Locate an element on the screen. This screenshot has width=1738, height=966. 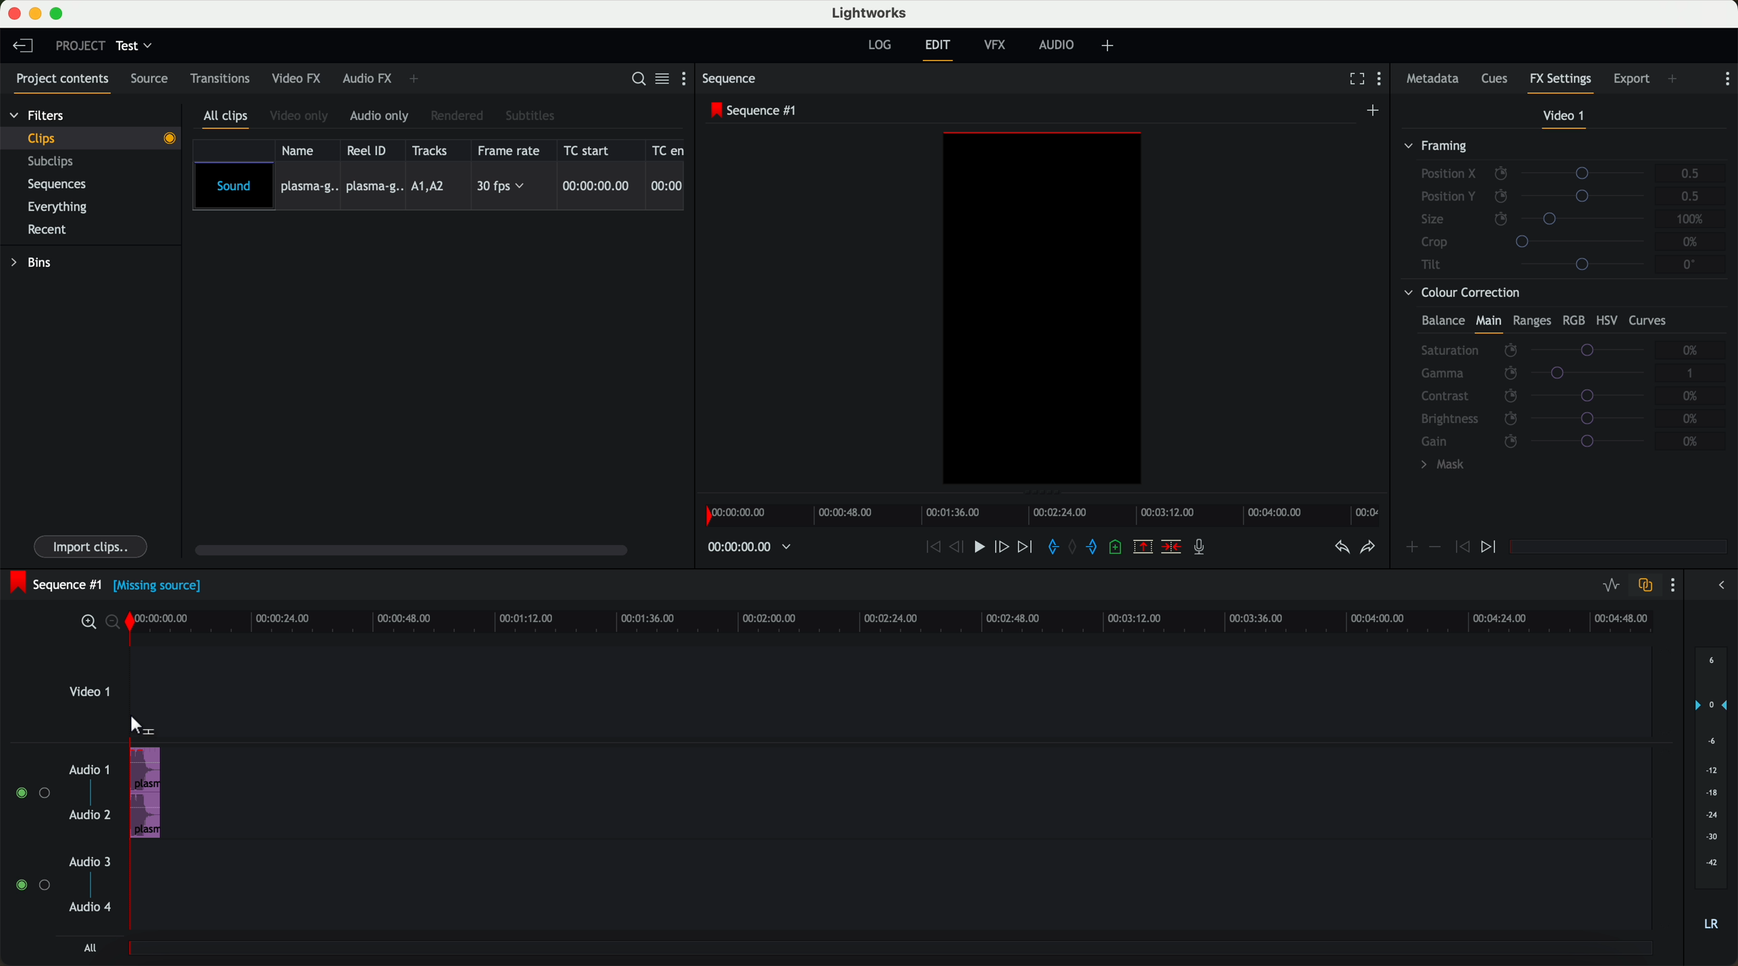
redo is located at coordinates (1366, 549).